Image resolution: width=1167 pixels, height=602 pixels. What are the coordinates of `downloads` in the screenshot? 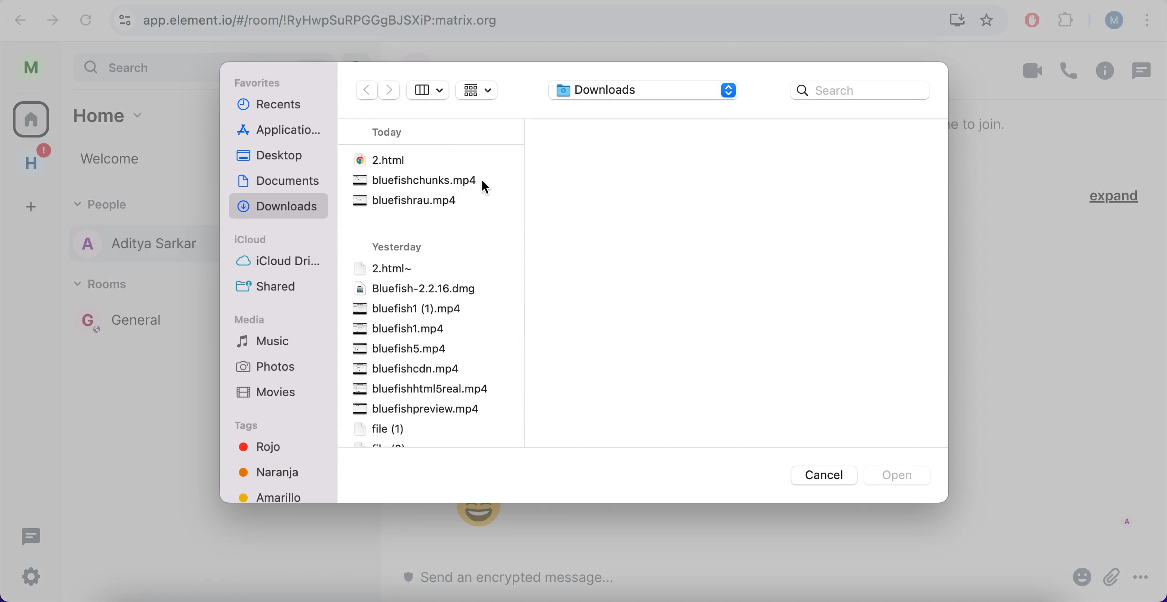 It's located at (282, 207).